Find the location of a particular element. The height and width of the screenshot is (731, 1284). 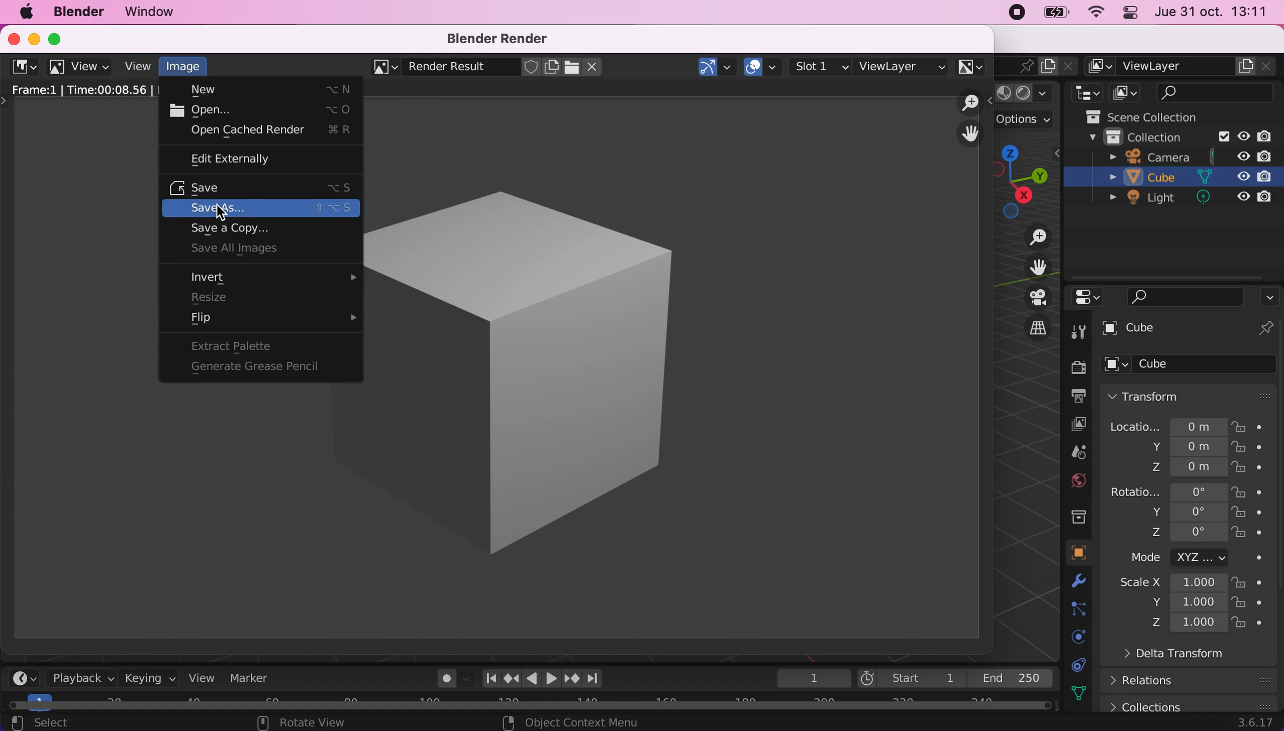

select is located at coordinates (75, 722).